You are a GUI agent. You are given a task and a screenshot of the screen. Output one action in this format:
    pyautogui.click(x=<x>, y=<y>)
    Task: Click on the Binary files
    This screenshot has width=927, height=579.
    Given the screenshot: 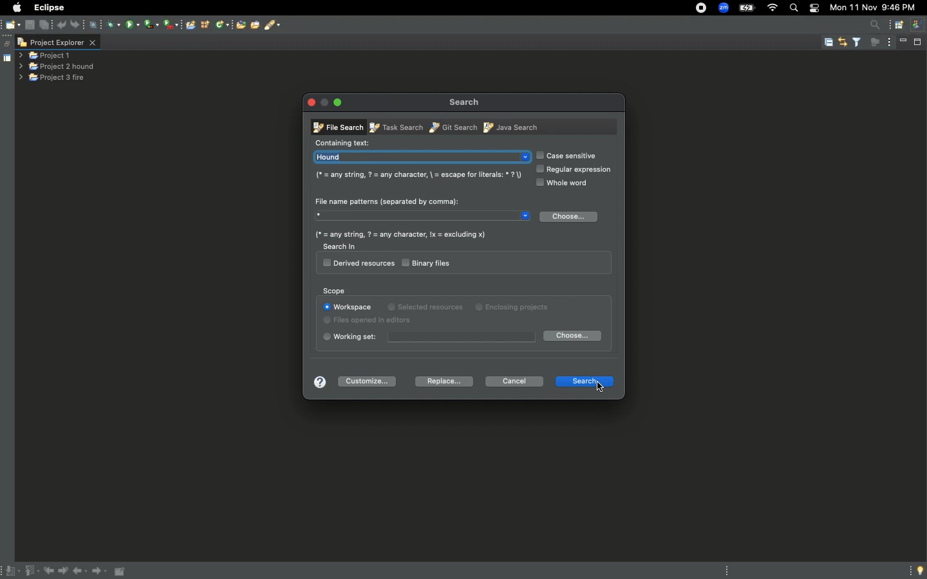 What is the action you would take?
    pyautogui.click(x=428, y=262)
    